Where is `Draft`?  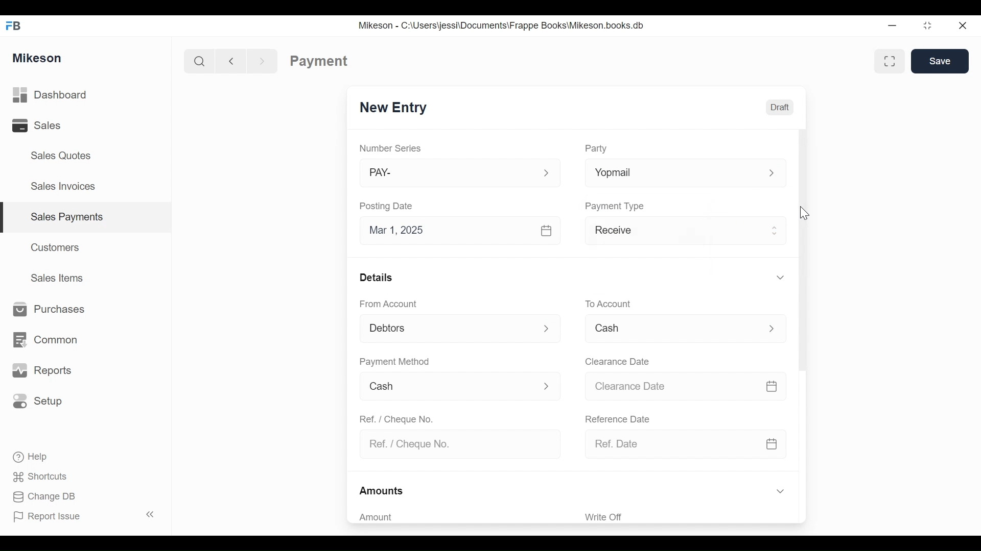 Draft is located at coordinates (781, 107).